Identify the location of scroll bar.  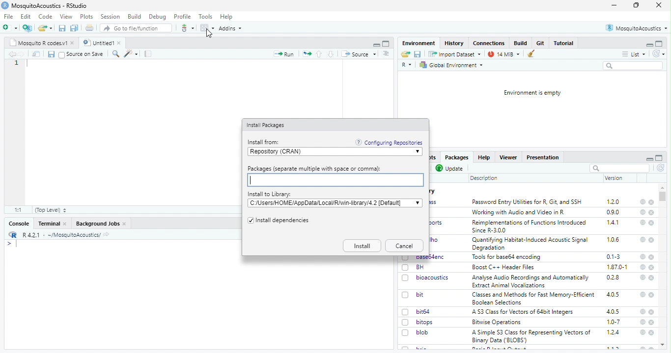
(662, 197).